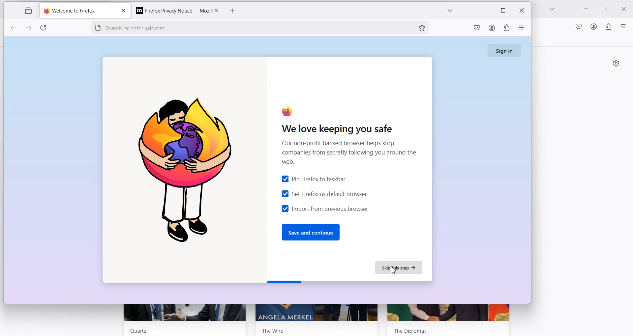 The image size is (633, 336). I want to click on List all tab, so click(552, 10).